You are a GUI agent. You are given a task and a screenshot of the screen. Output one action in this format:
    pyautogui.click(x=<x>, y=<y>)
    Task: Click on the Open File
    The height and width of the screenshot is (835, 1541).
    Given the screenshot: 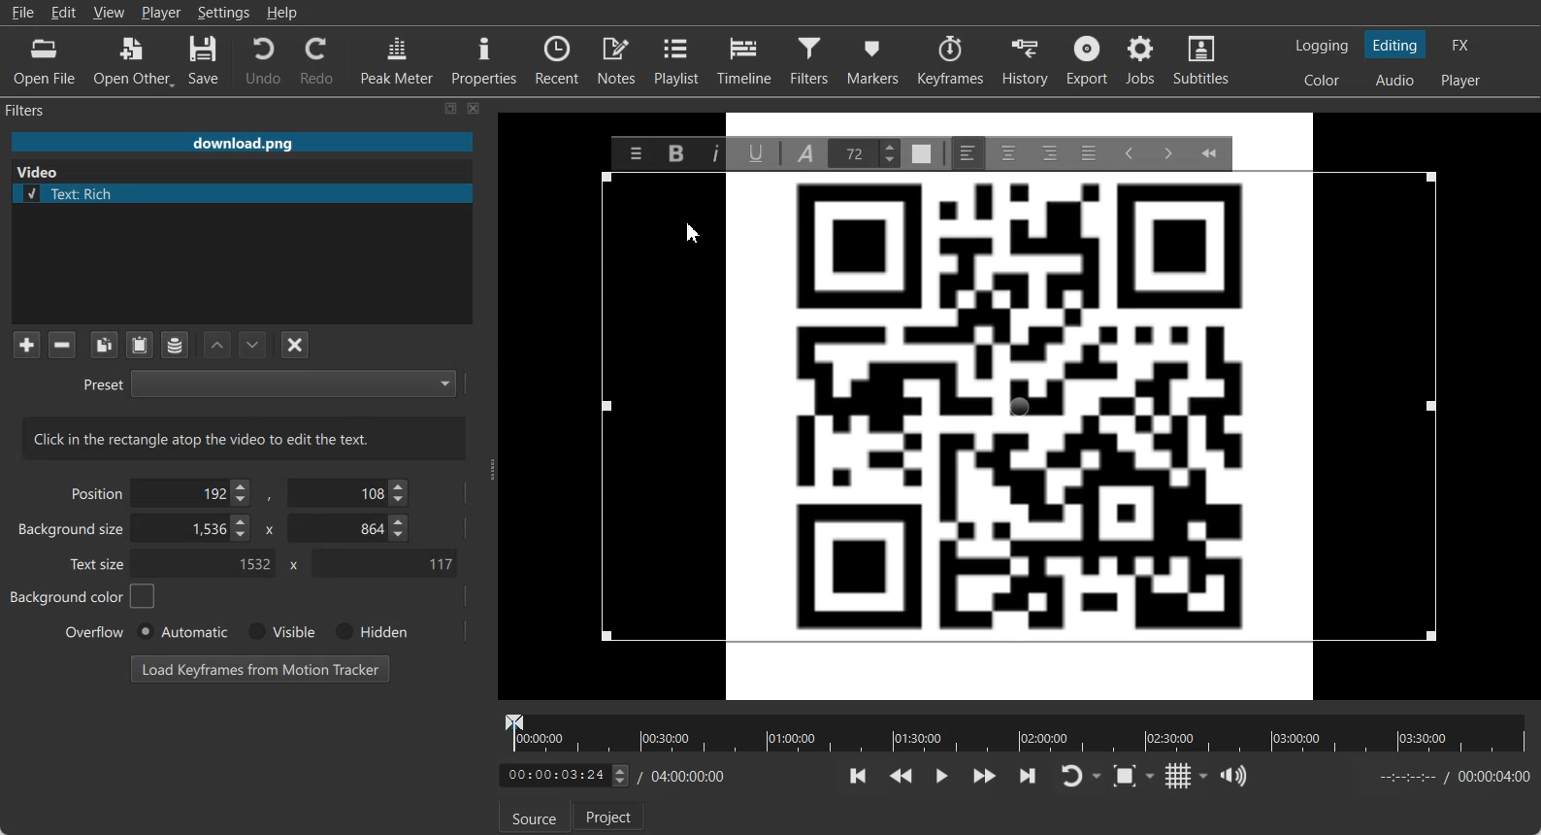 What is the action you would take?
    pyautogui.click(x=45, y=62)
    